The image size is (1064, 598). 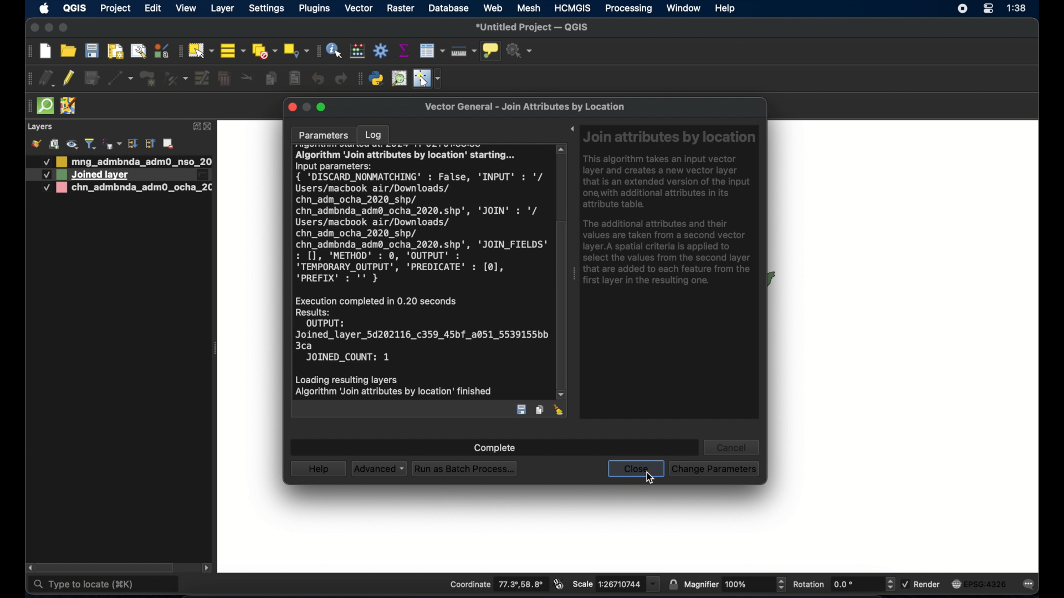 I want to click on Layer 2, so click(x=136, y=176).